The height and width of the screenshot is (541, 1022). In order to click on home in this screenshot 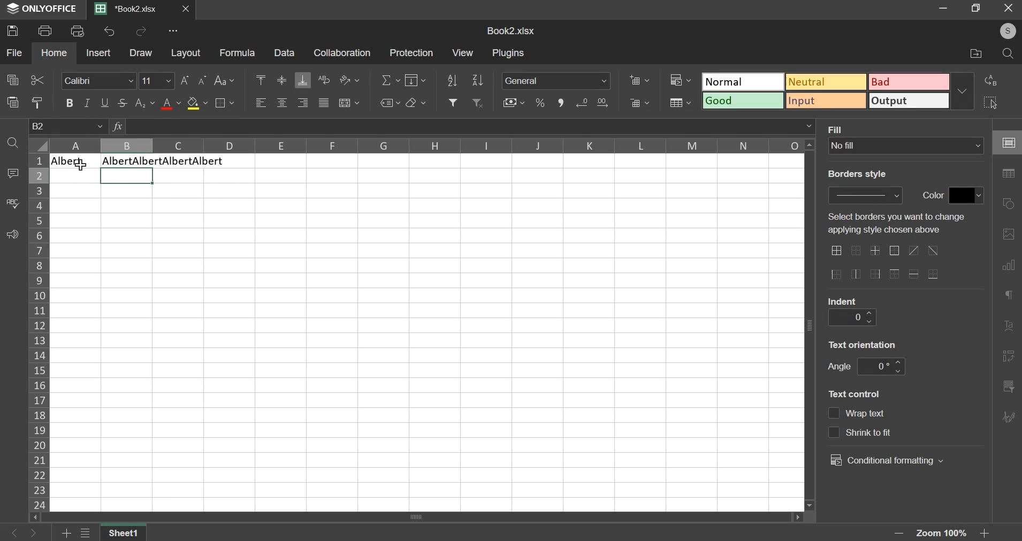, I will do `click(55, 53)`.